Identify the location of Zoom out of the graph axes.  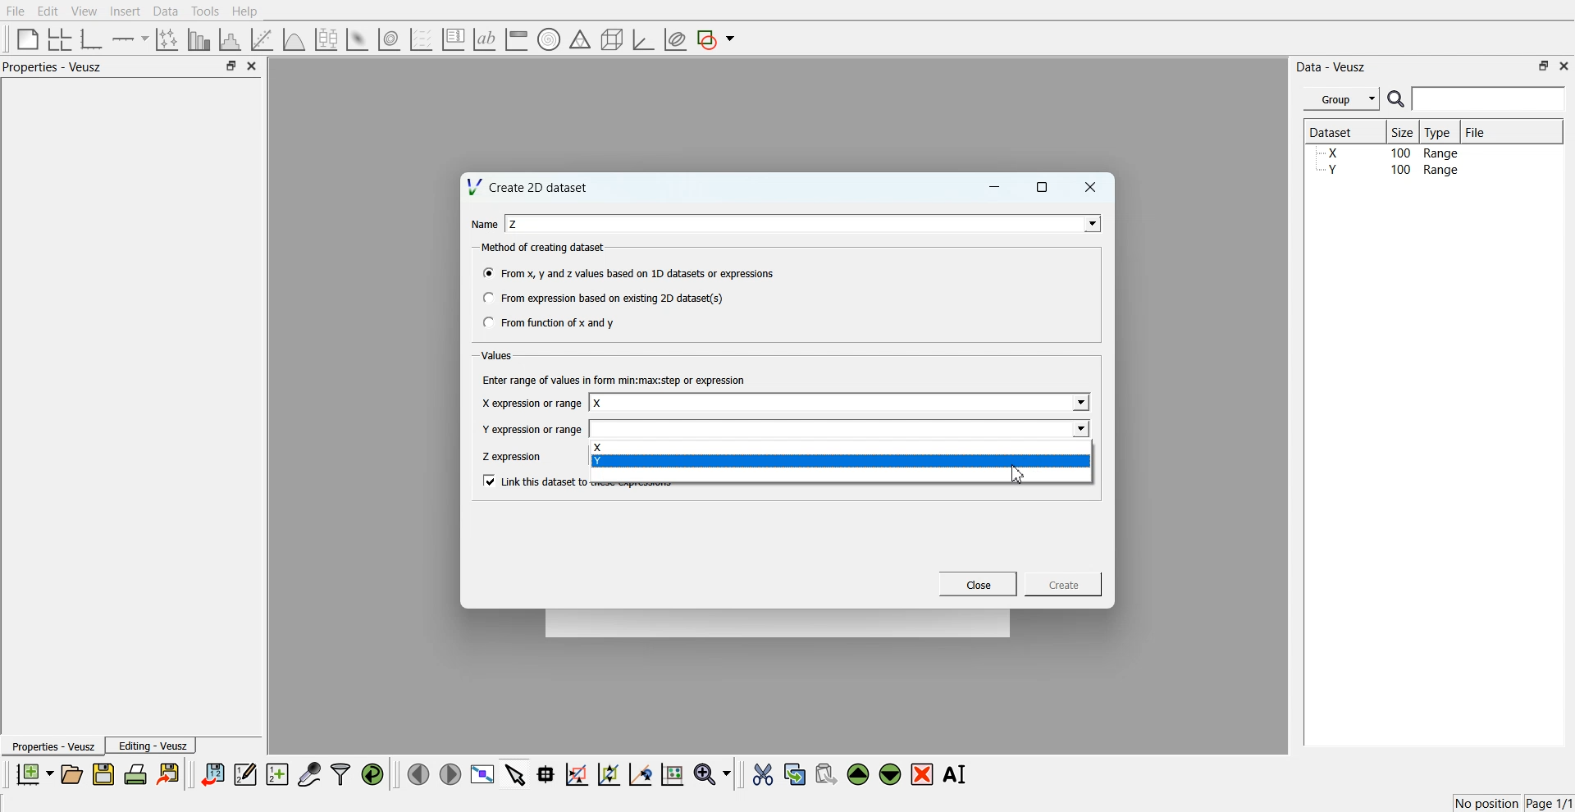
(609, 773).